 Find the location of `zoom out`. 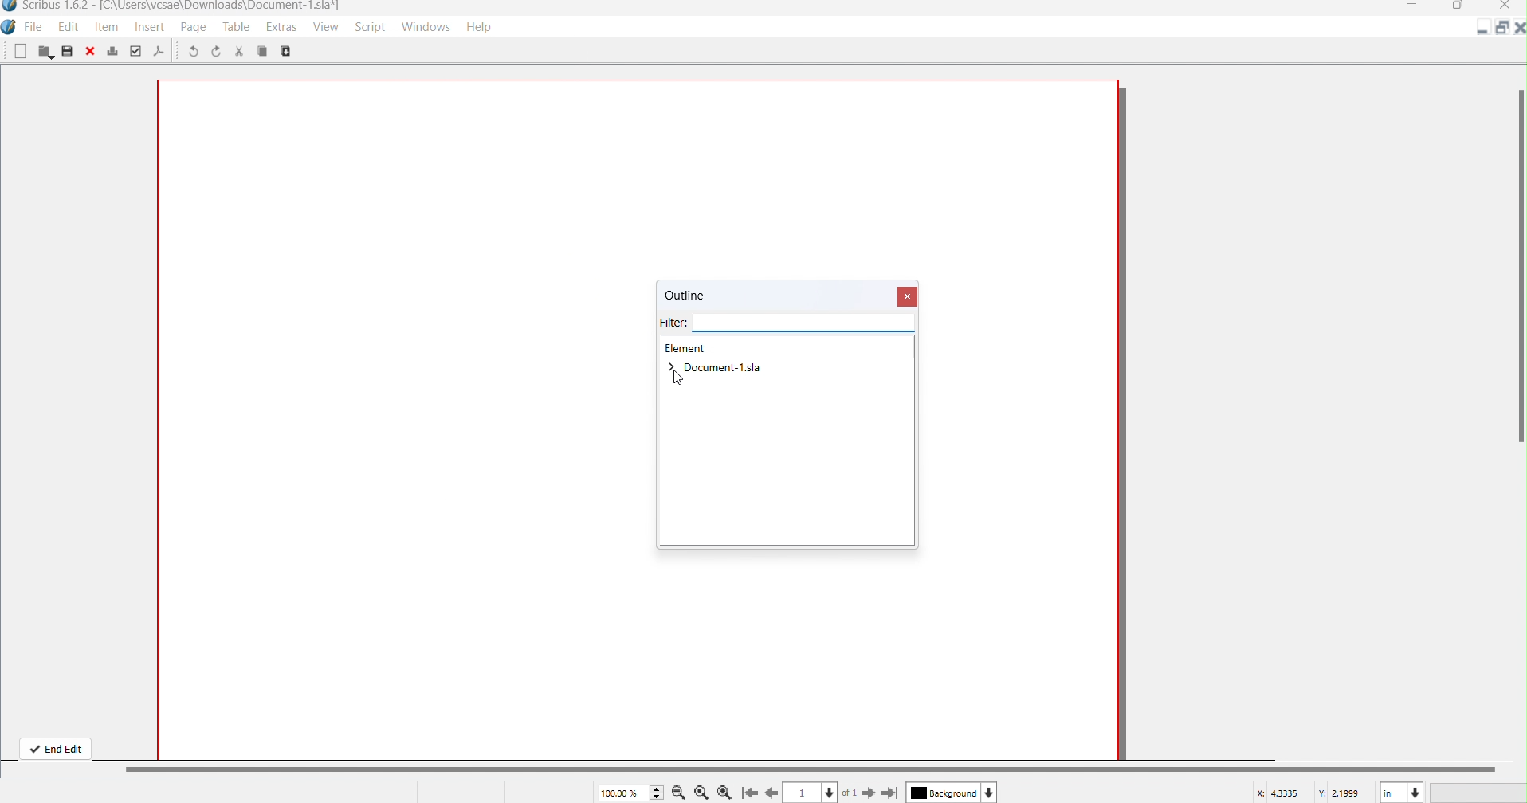

zoom out is located at coordinates (679, 792).